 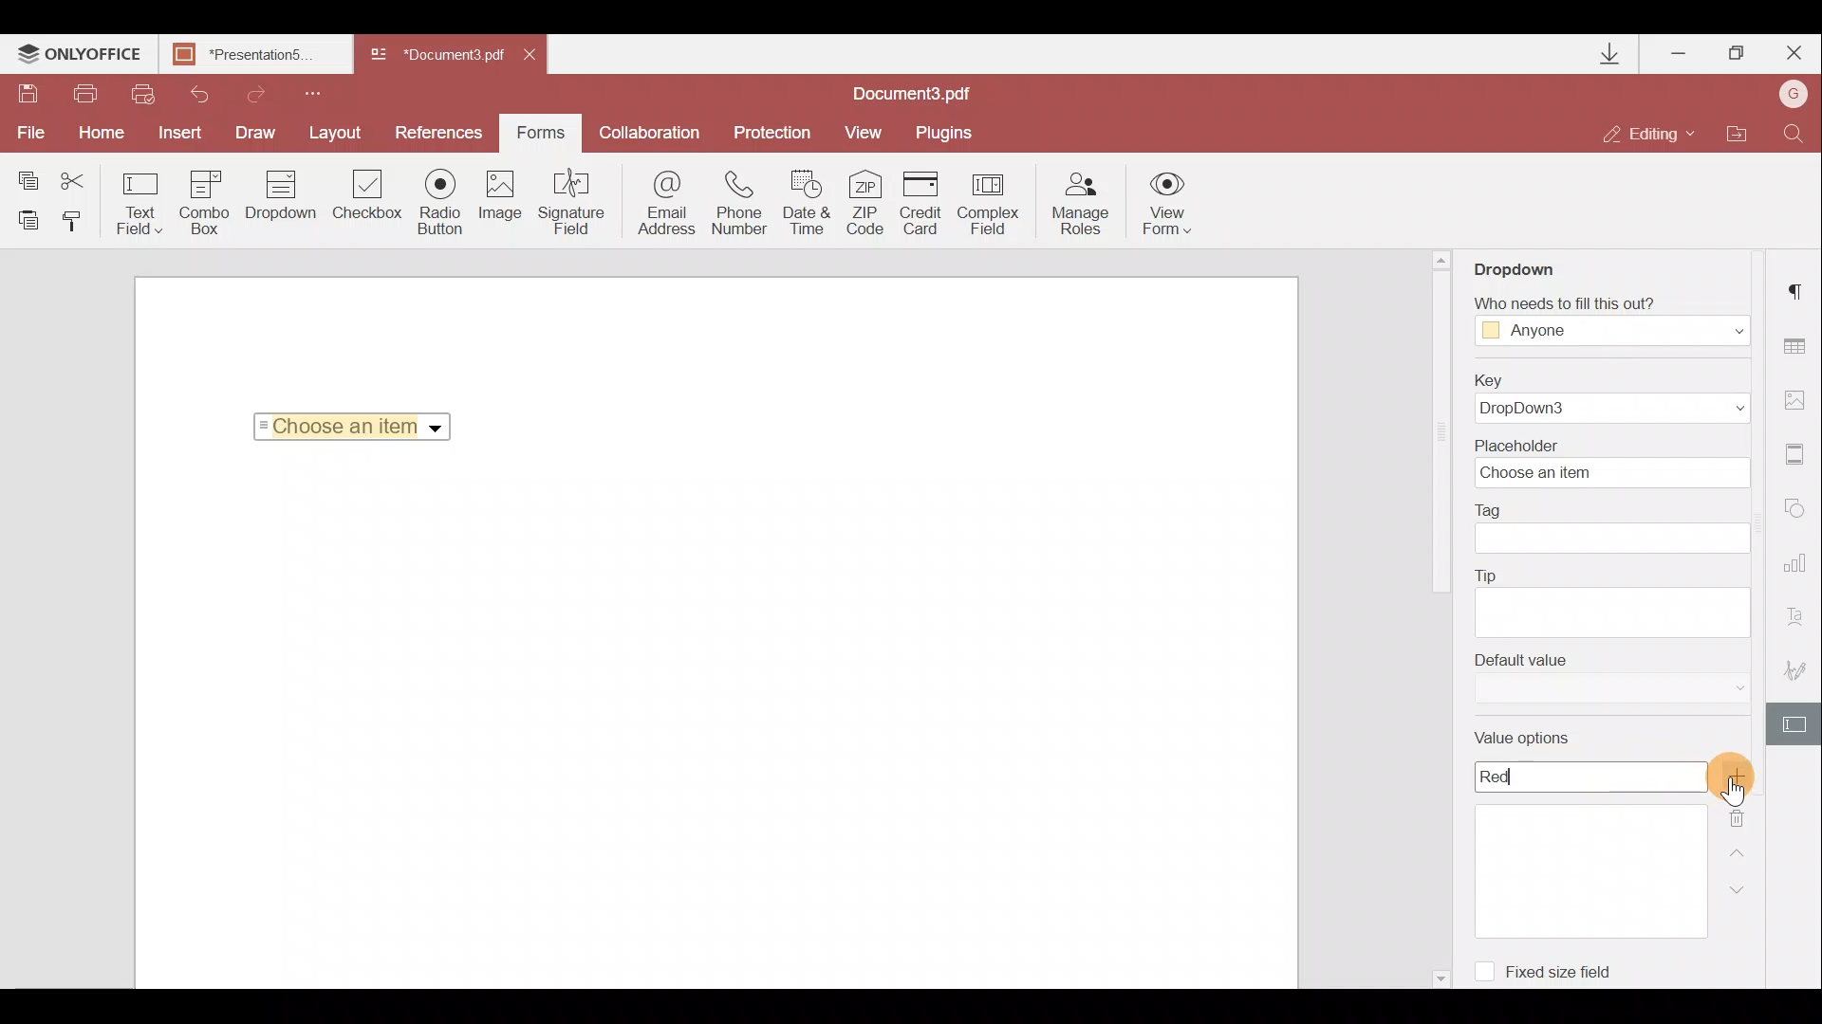 What do you see at coordinates (435, 56) in the screenshot?
I see `Document name` at bounding box center [435, 56].